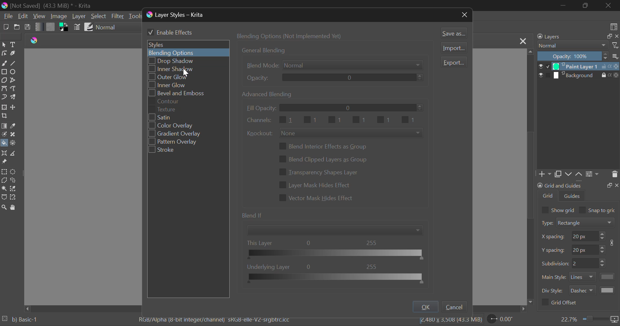 Image resolution: width=620 pixels, height=326 pixels. What do you see at coordinates (453, 48) in the screenshot?
I see `Import` at bounding box center [453, 48].